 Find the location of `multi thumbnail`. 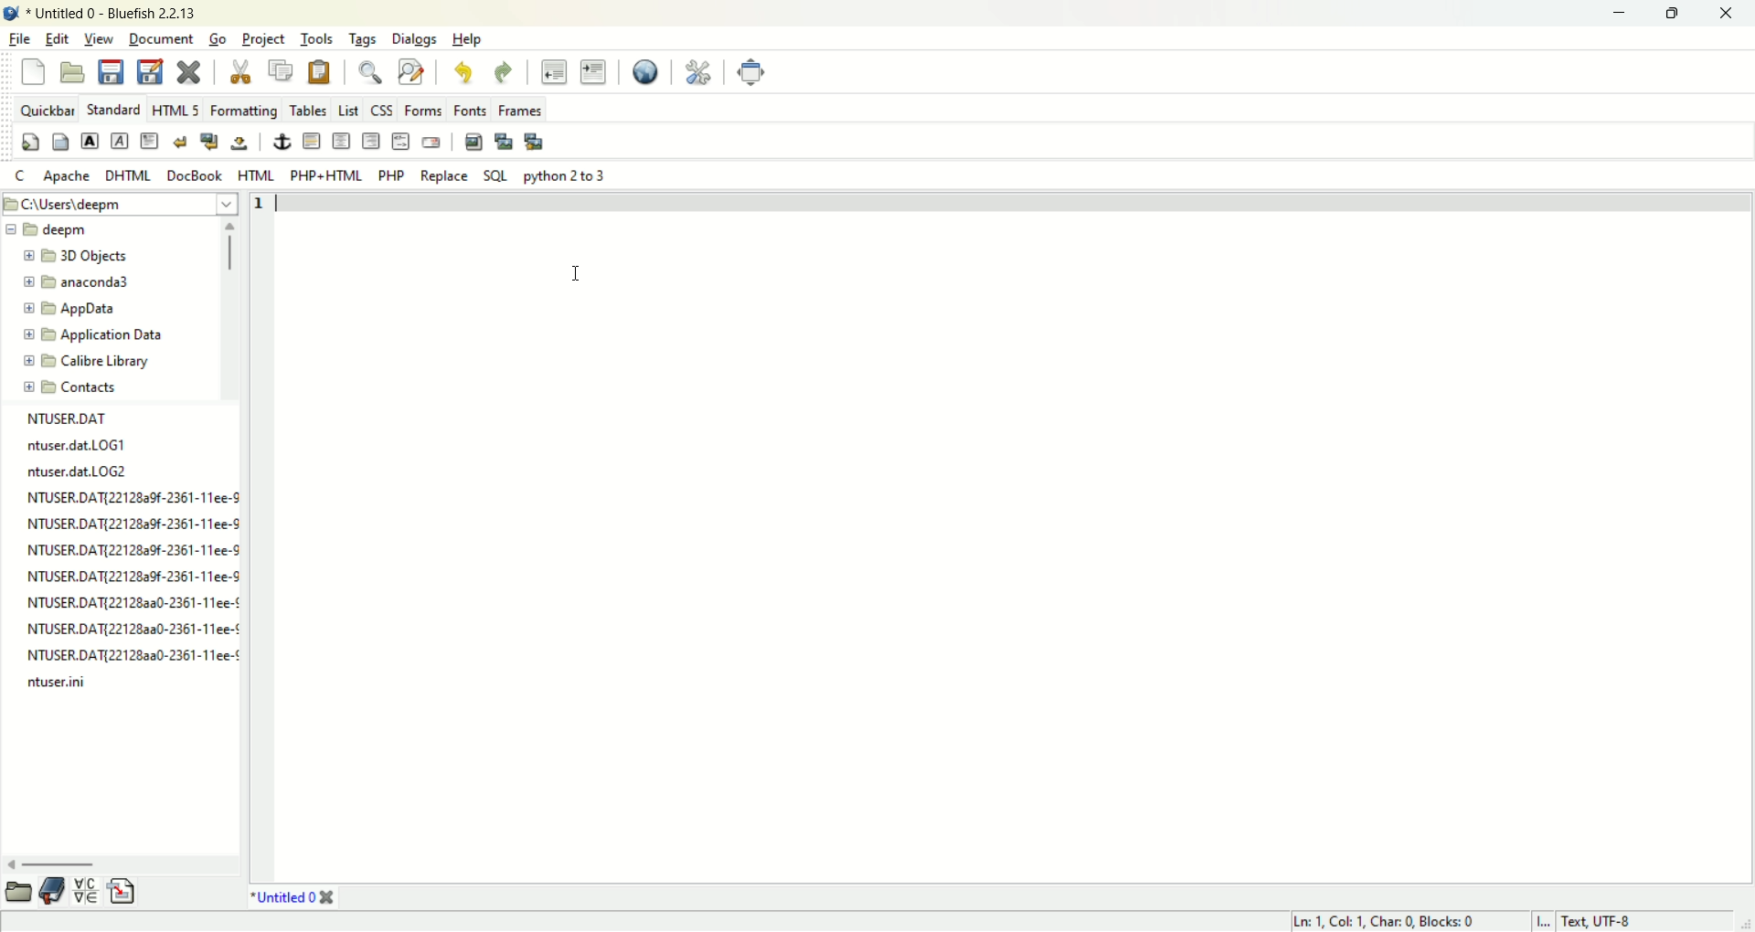

multi thumbnail is located at coordinates (534, 140).